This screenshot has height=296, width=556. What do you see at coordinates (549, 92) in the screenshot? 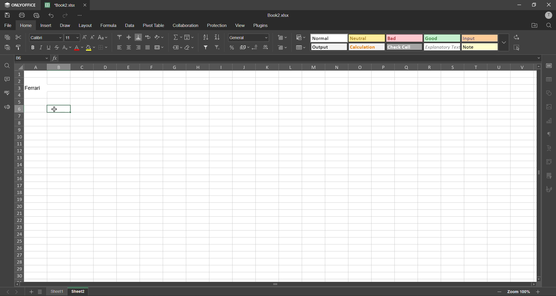
I see `shapes` at bounding box center [549, 92].